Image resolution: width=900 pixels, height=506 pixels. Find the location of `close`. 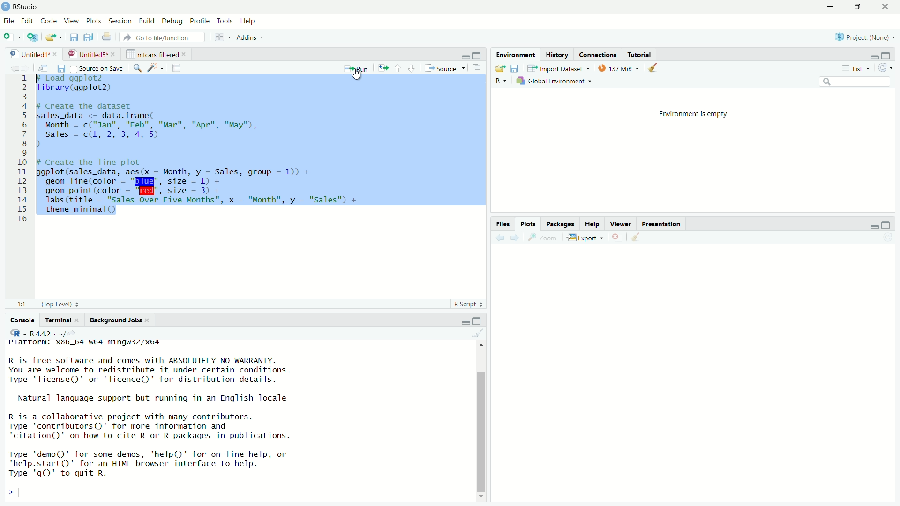

close is located at coordinates (80, 320).